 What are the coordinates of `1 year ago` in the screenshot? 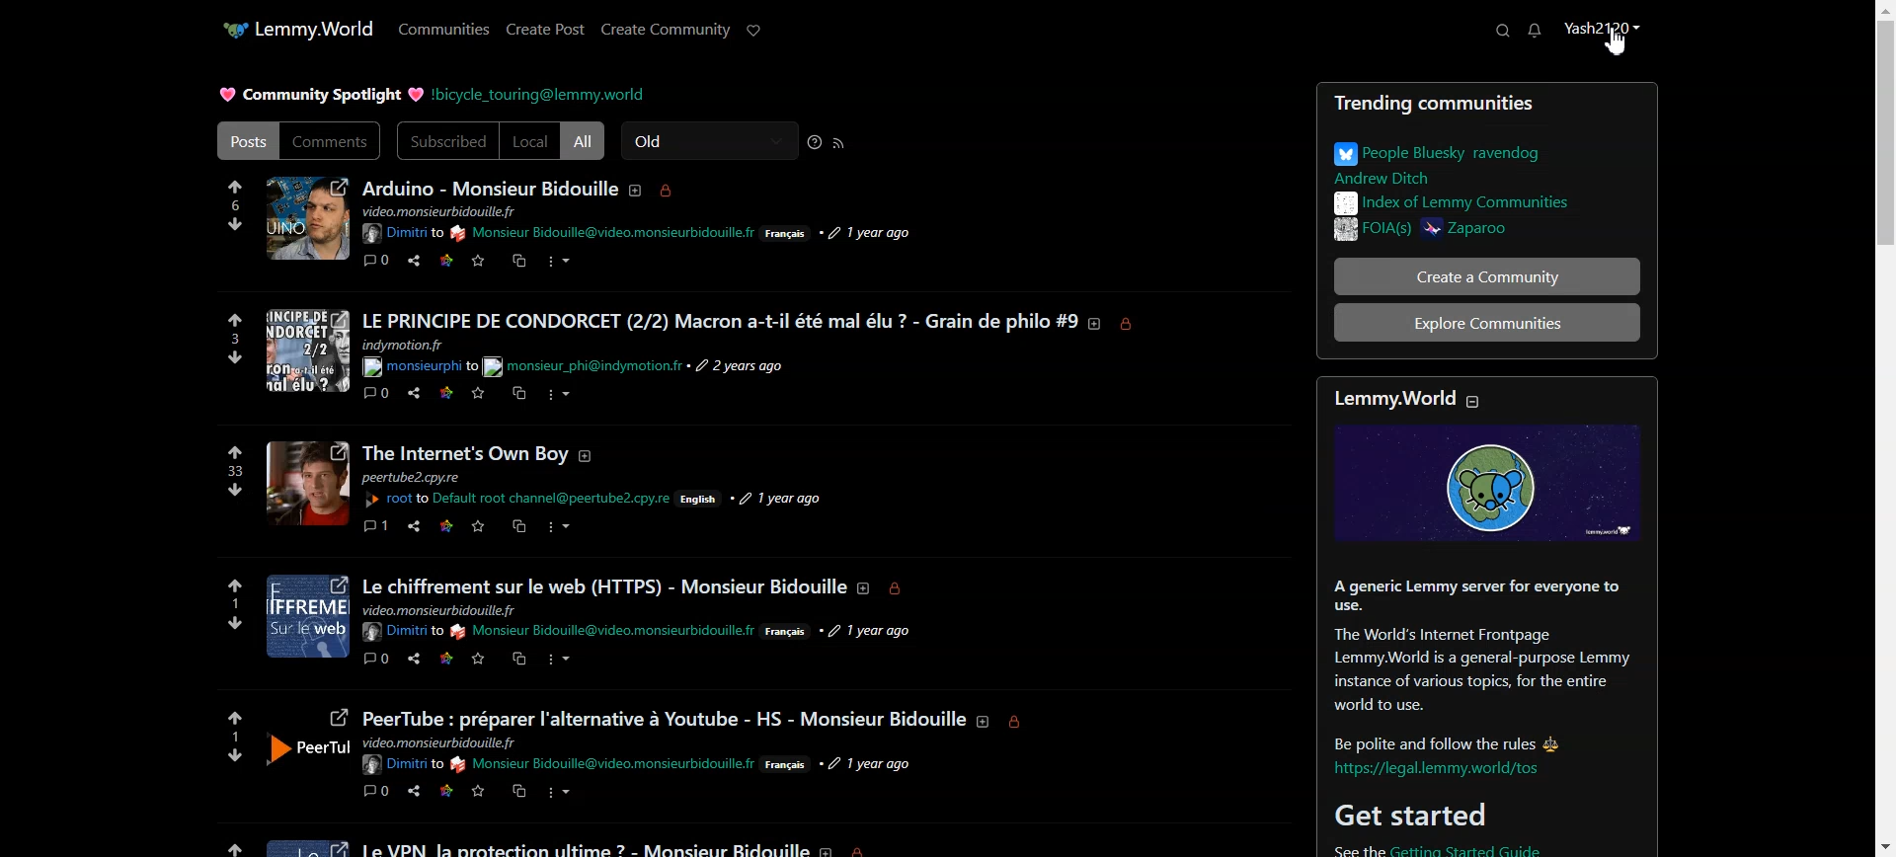 It's located at (781, 491).